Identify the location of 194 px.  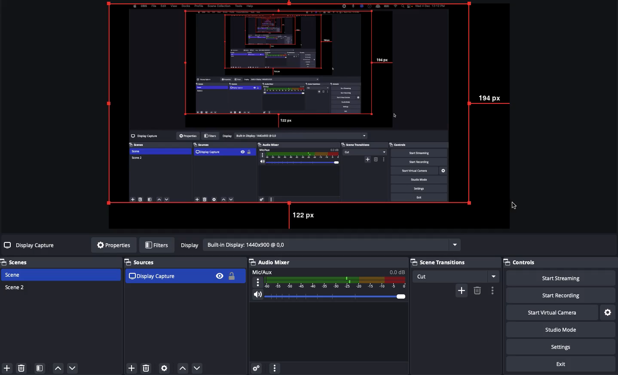
(492, 98).